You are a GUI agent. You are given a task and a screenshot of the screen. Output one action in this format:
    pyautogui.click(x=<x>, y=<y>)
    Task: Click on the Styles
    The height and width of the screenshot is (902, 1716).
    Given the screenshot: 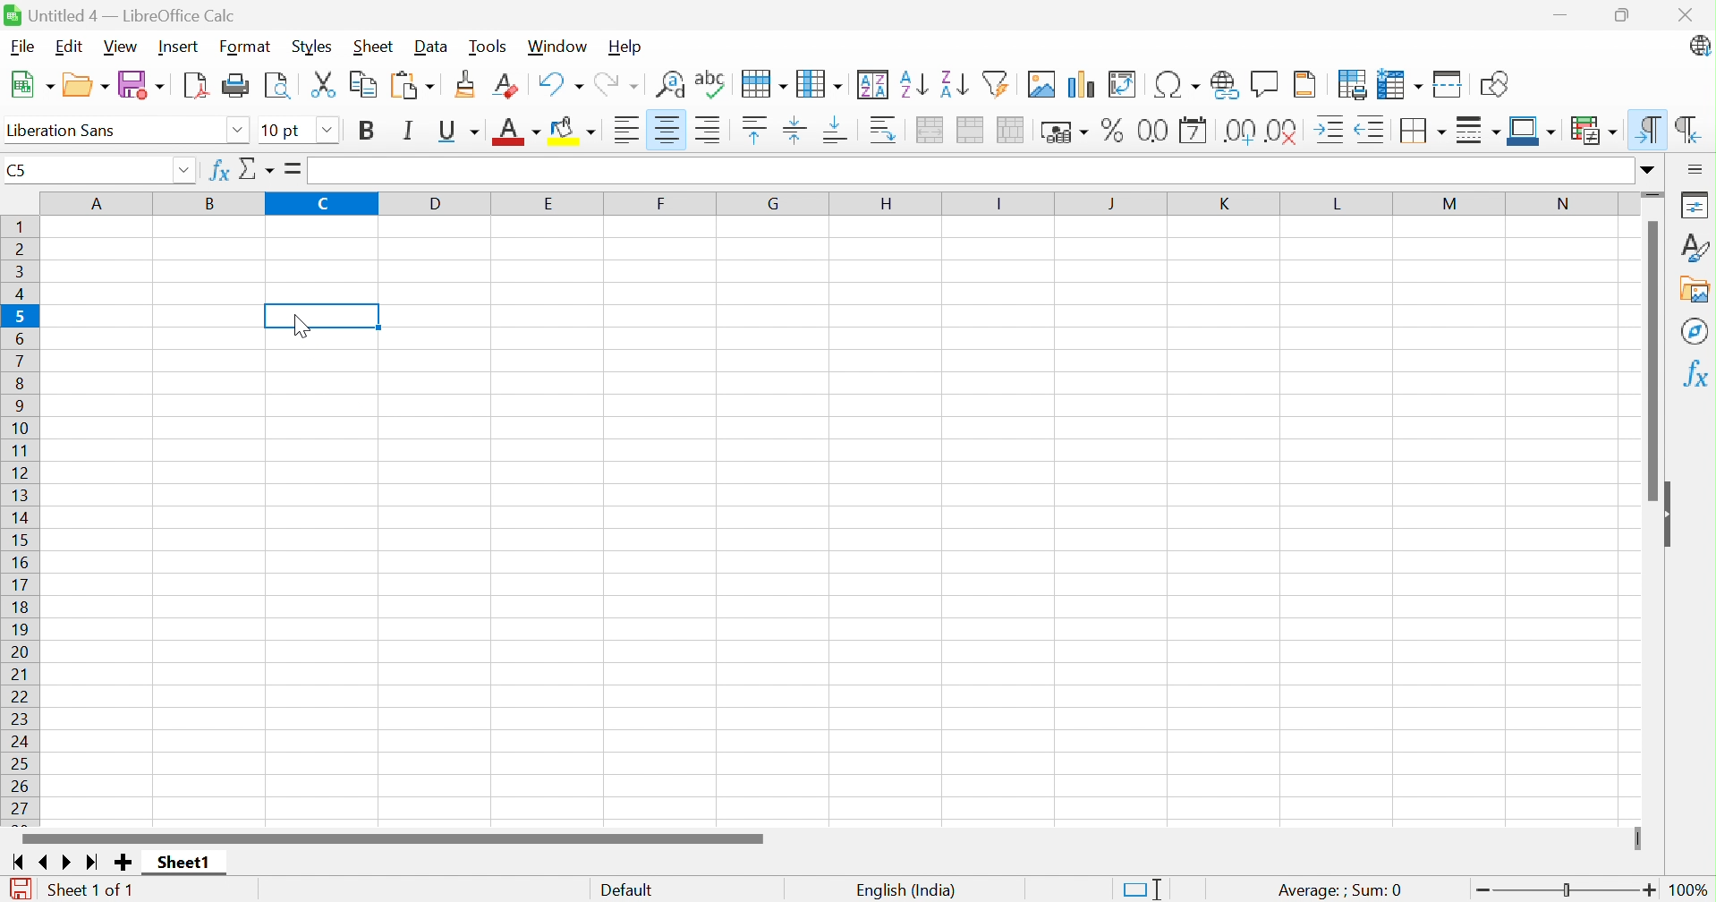 What is the action you would take?
    pyautogui.click(x=312, y=47)
    